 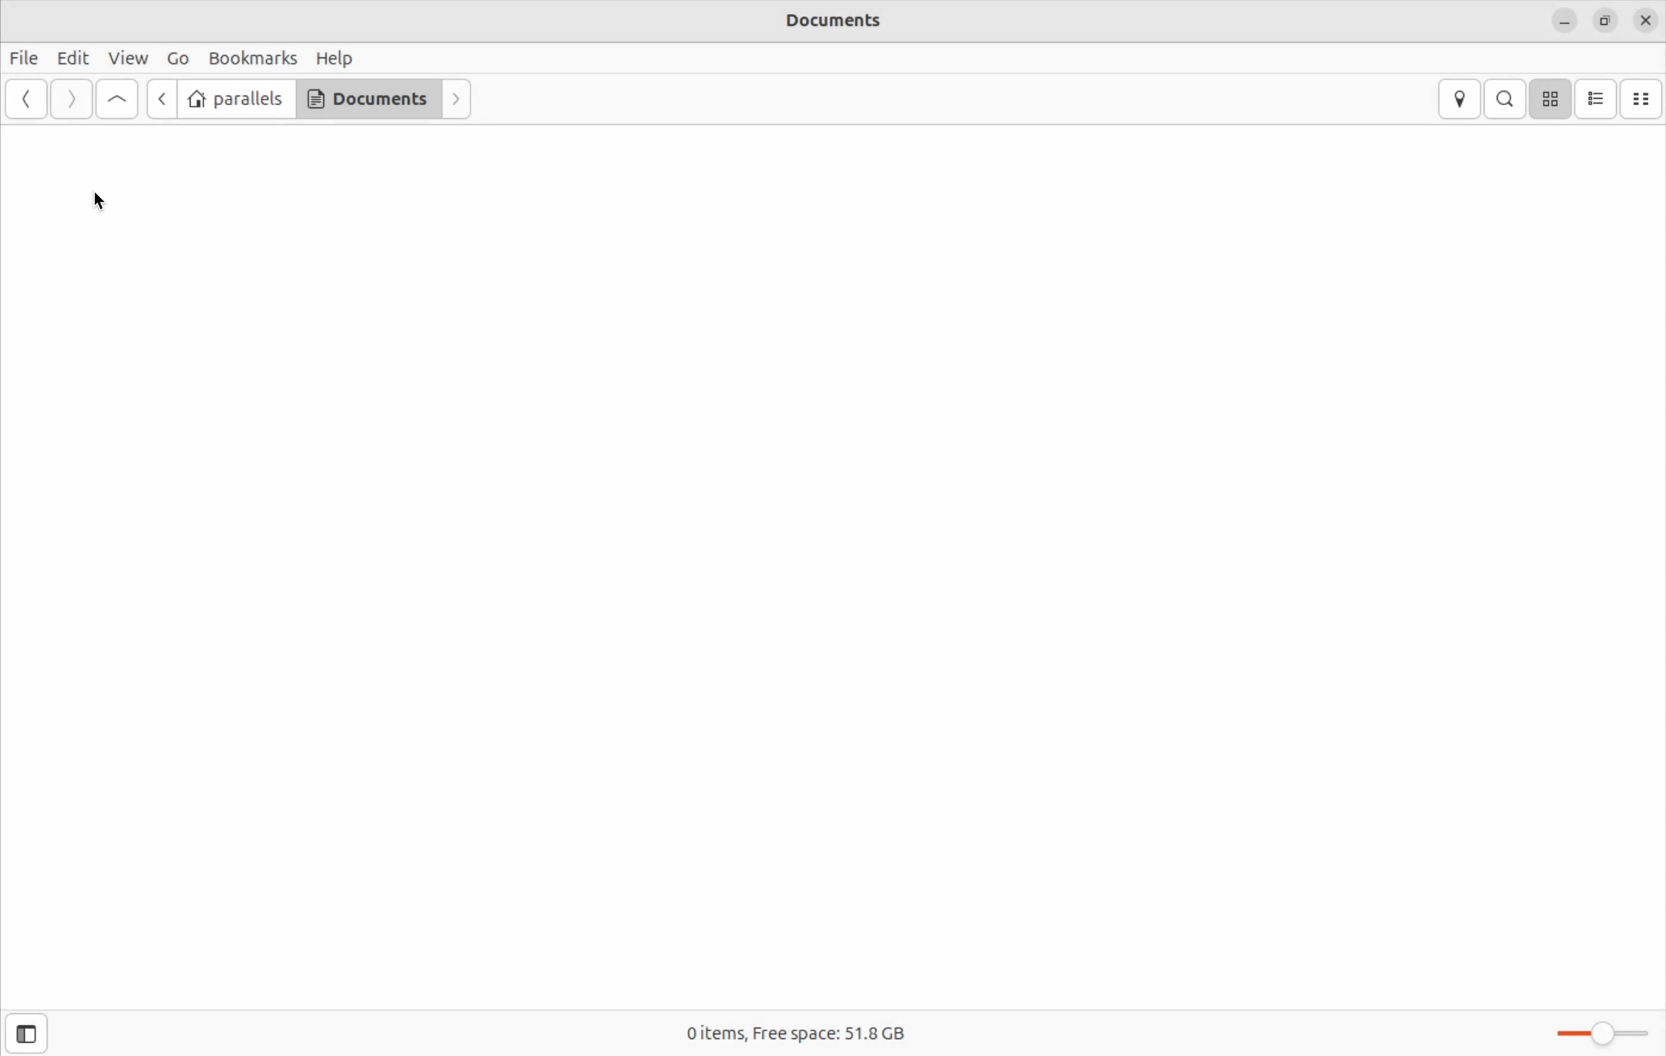 I want to click on Documents, so click(x=838, y=24).